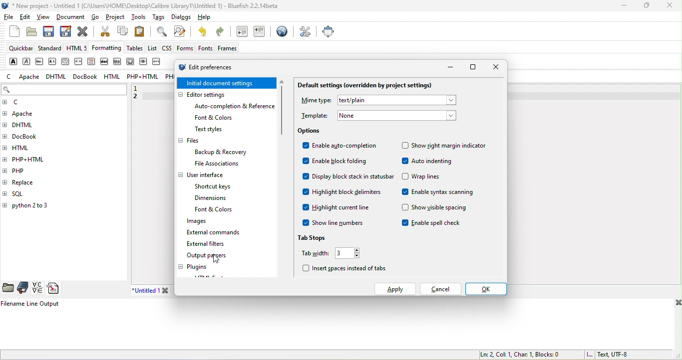 This screenshot has width=682, height=360. Describe the element at coordinates (53, 61) in the screenshot. I see `acronym` at that location.